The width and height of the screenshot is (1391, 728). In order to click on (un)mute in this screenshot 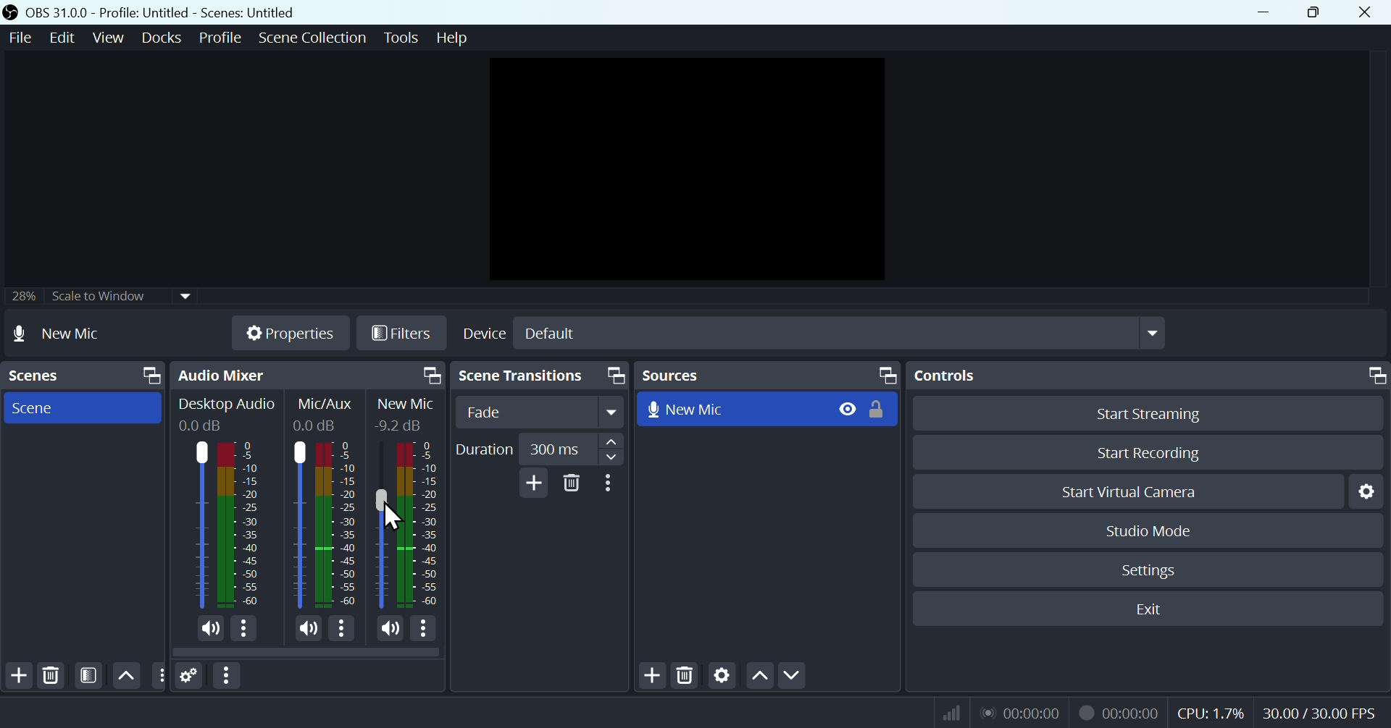, I will do `click(304, 630)`.